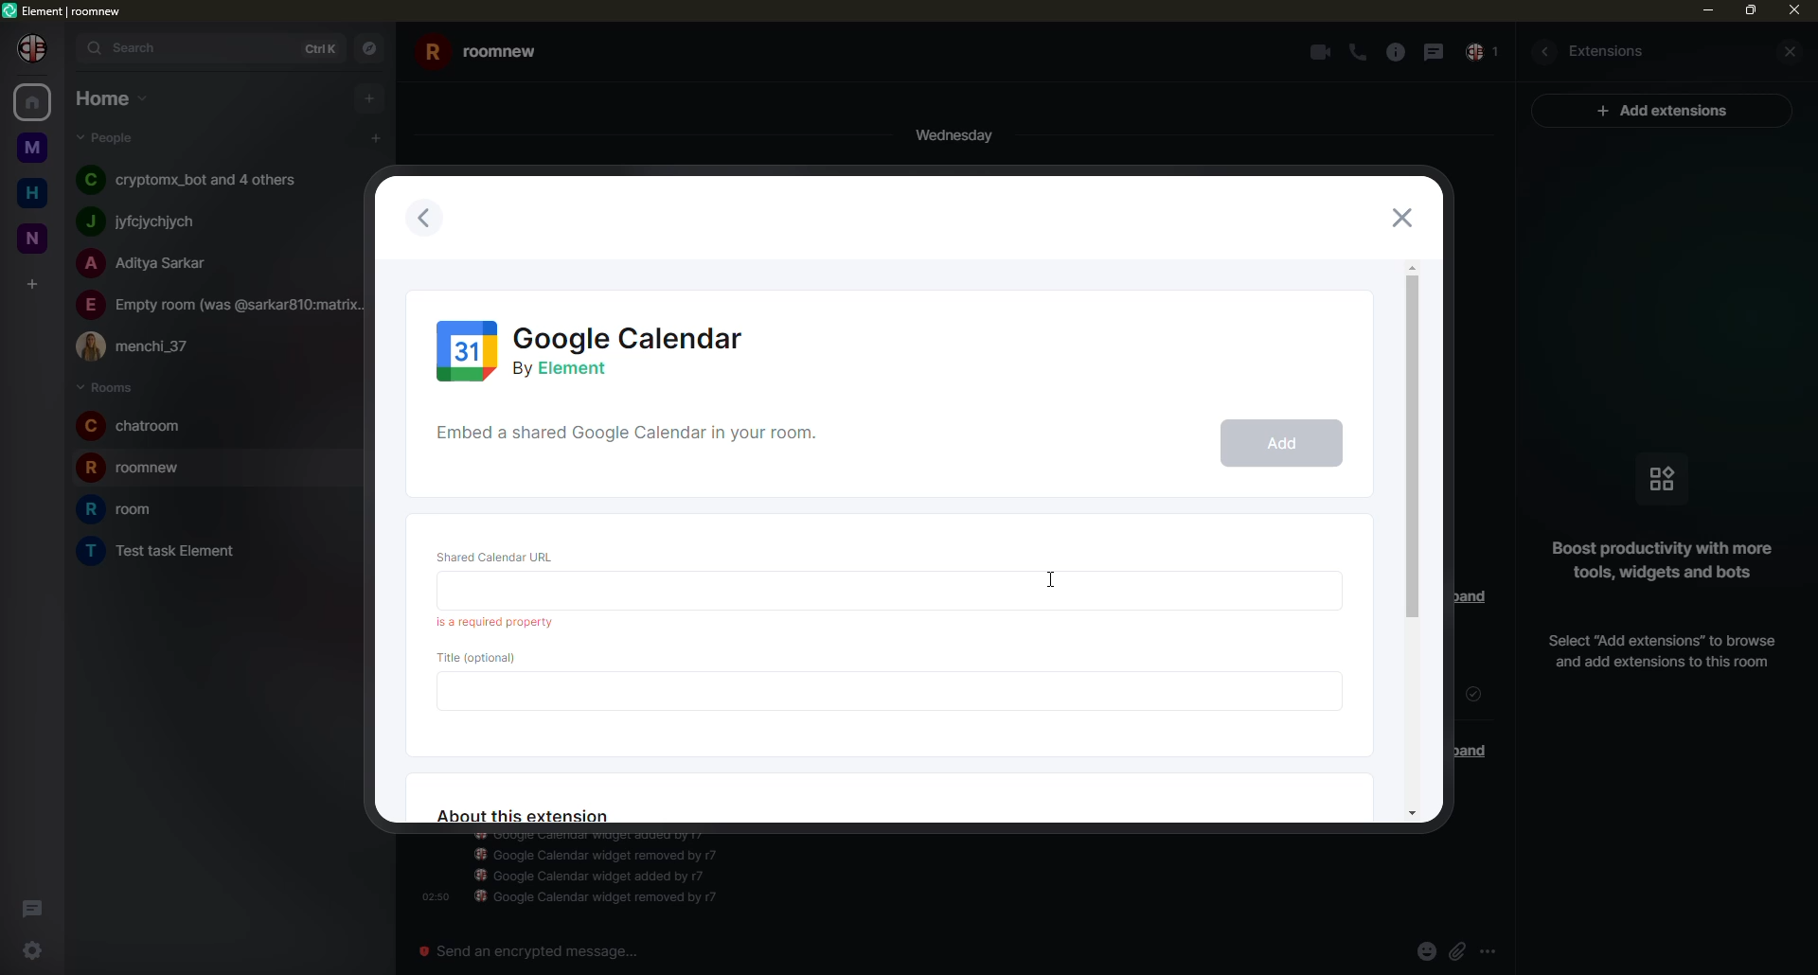  Describe the element at coordinates (1487, 950) in the screenshot. I see `more` at that location.